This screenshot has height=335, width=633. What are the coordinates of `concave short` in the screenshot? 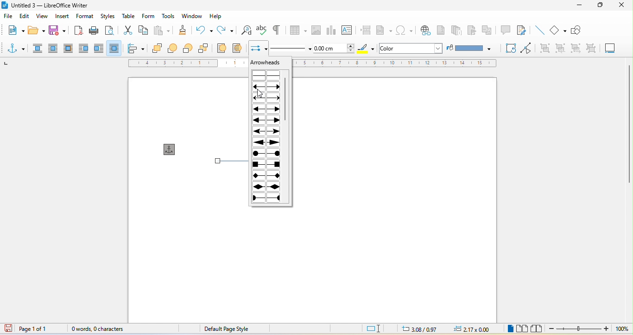 It's located at (267, 98).